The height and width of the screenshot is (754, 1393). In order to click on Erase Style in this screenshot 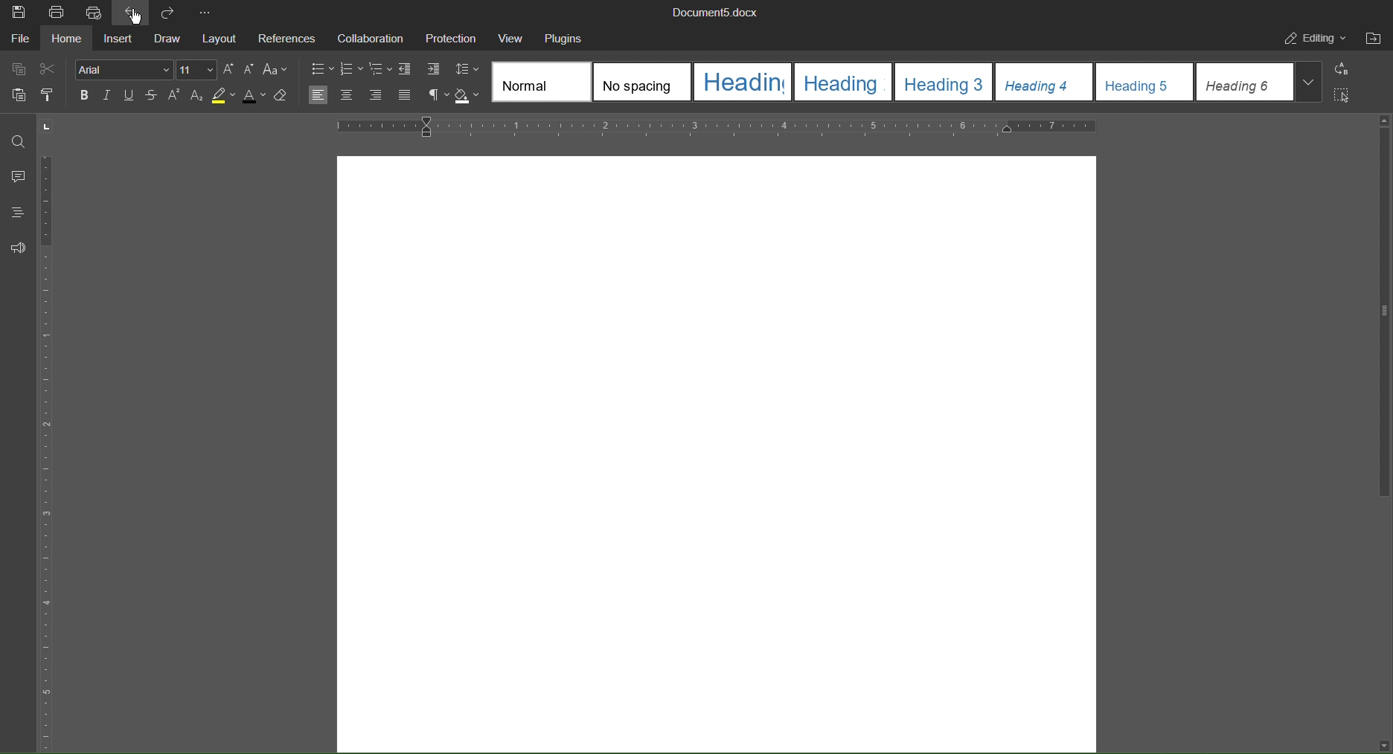, I will do `click(284, 94)`.